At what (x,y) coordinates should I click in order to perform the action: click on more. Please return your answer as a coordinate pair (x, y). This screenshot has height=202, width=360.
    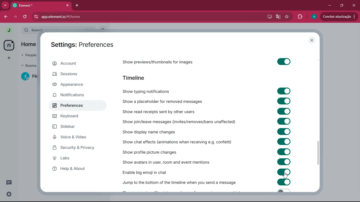
    Looking at the image, I should click on (5, 5).